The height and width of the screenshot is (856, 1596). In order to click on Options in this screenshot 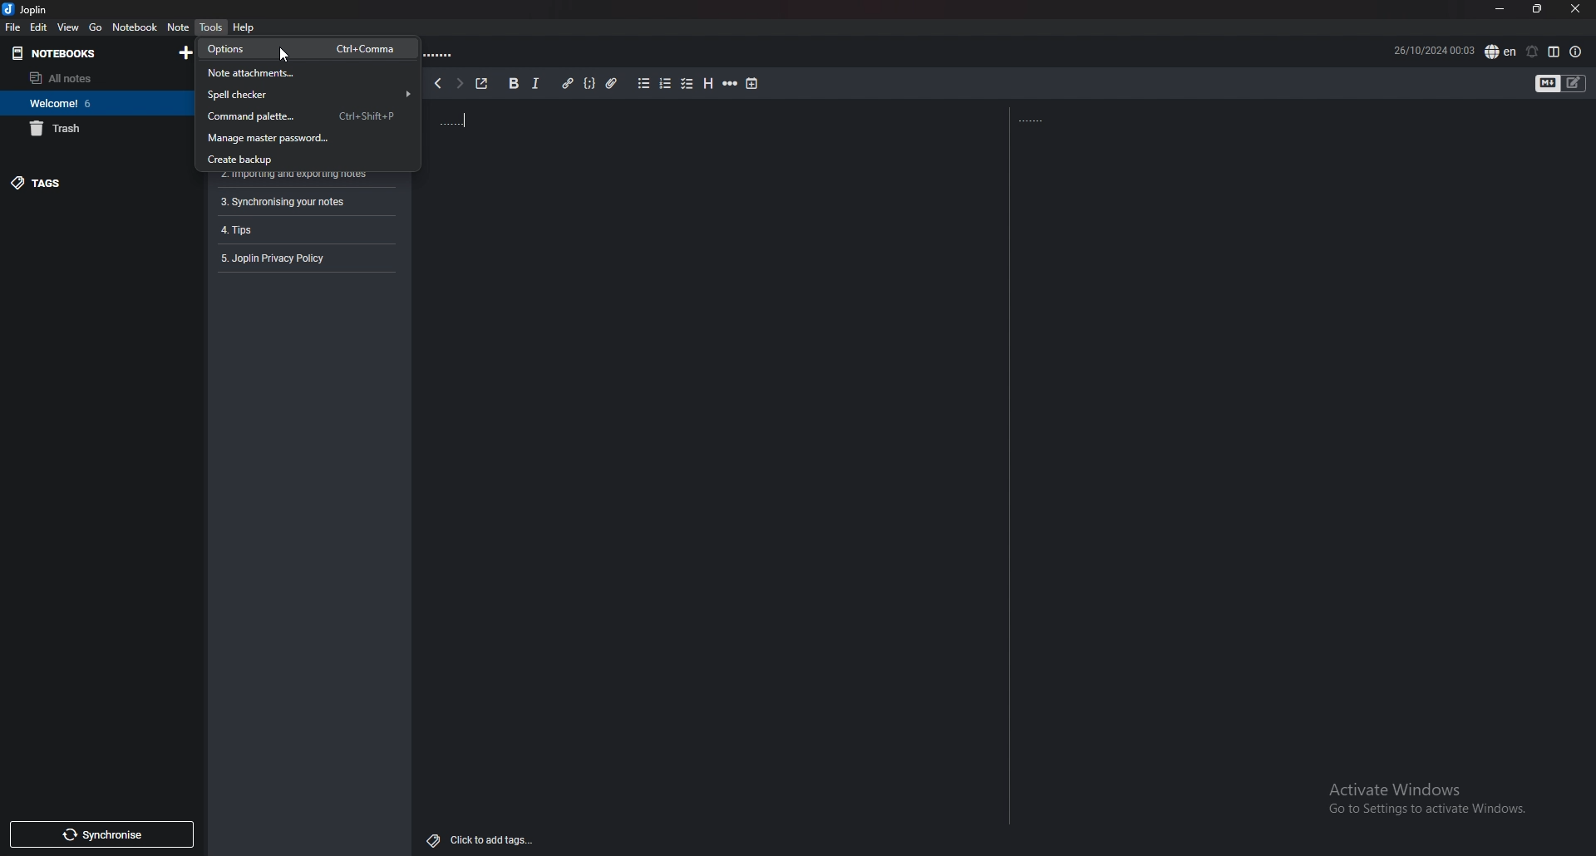, I will do `click(300, 49)`.